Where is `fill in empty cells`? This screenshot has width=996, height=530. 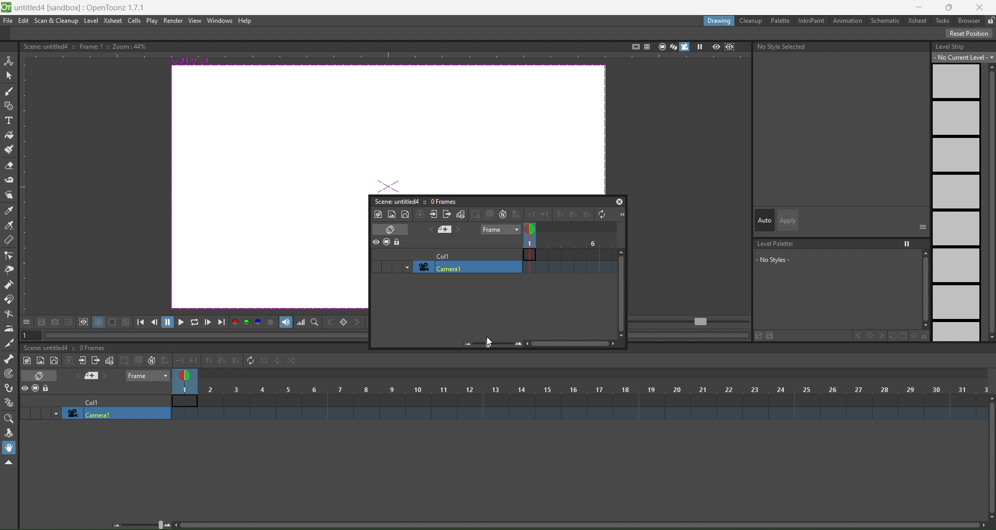 fill in empty cells is located at coordinates (164, 360).